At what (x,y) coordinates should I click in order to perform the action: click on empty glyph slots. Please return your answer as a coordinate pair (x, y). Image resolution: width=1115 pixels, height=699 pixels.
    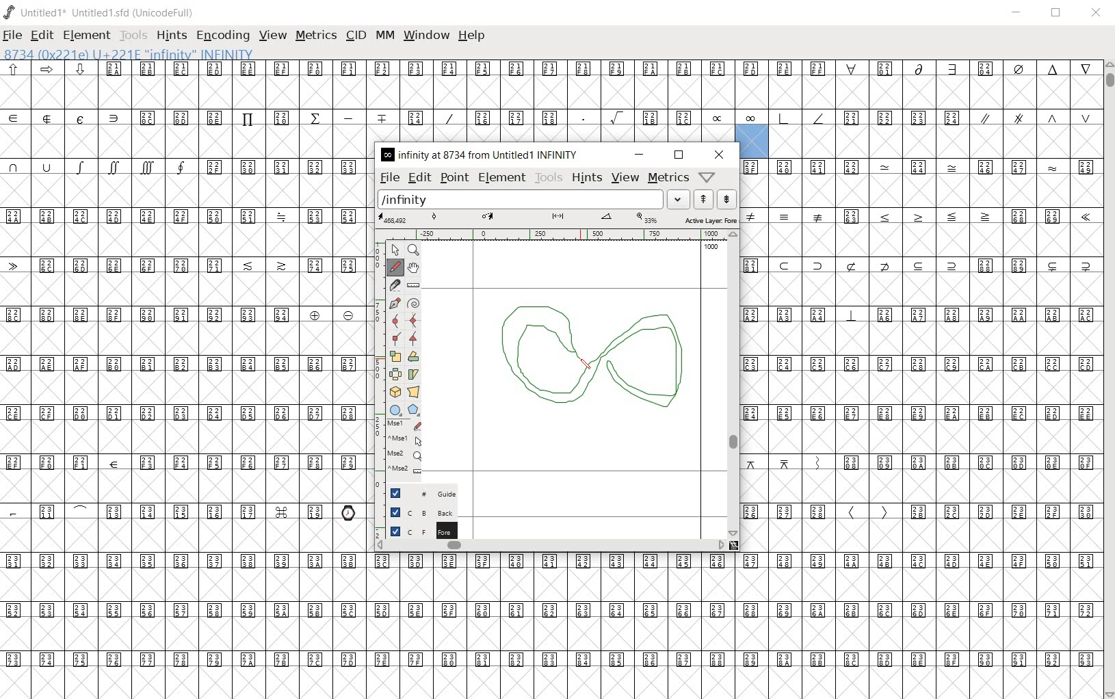
    Looking at the image, I should click on (551, 585).